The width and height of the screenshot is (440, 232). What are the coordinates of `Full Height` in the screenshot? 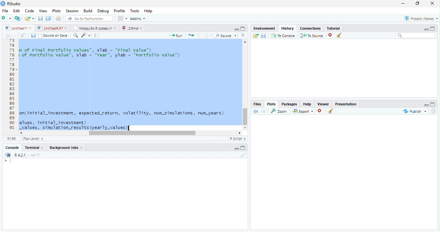 It's located at (433, 28).